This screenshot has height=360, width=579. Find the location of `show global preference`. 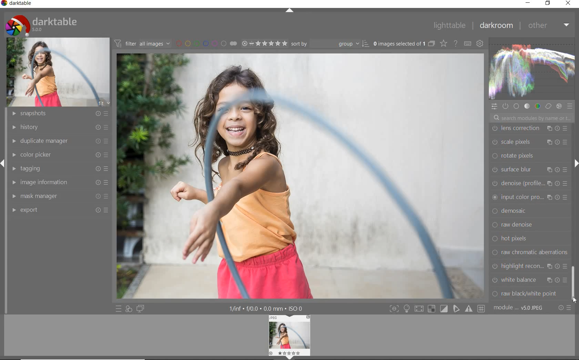

show global preference is located at coordinates (480, 44).